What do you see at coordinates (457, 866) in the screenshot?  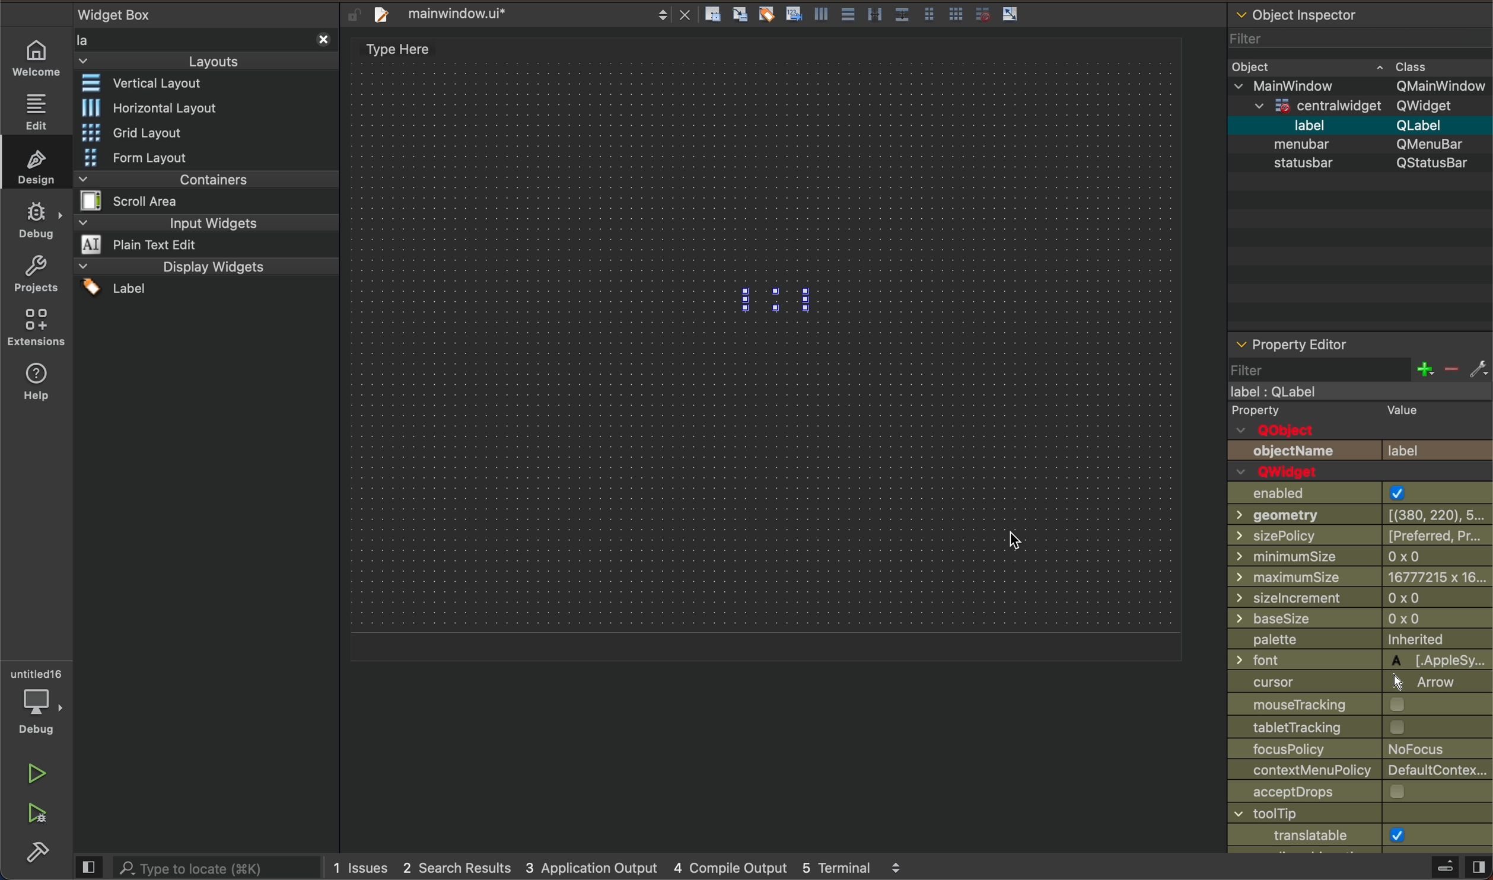 I see `2 search results` at bounding box center [457, 866].